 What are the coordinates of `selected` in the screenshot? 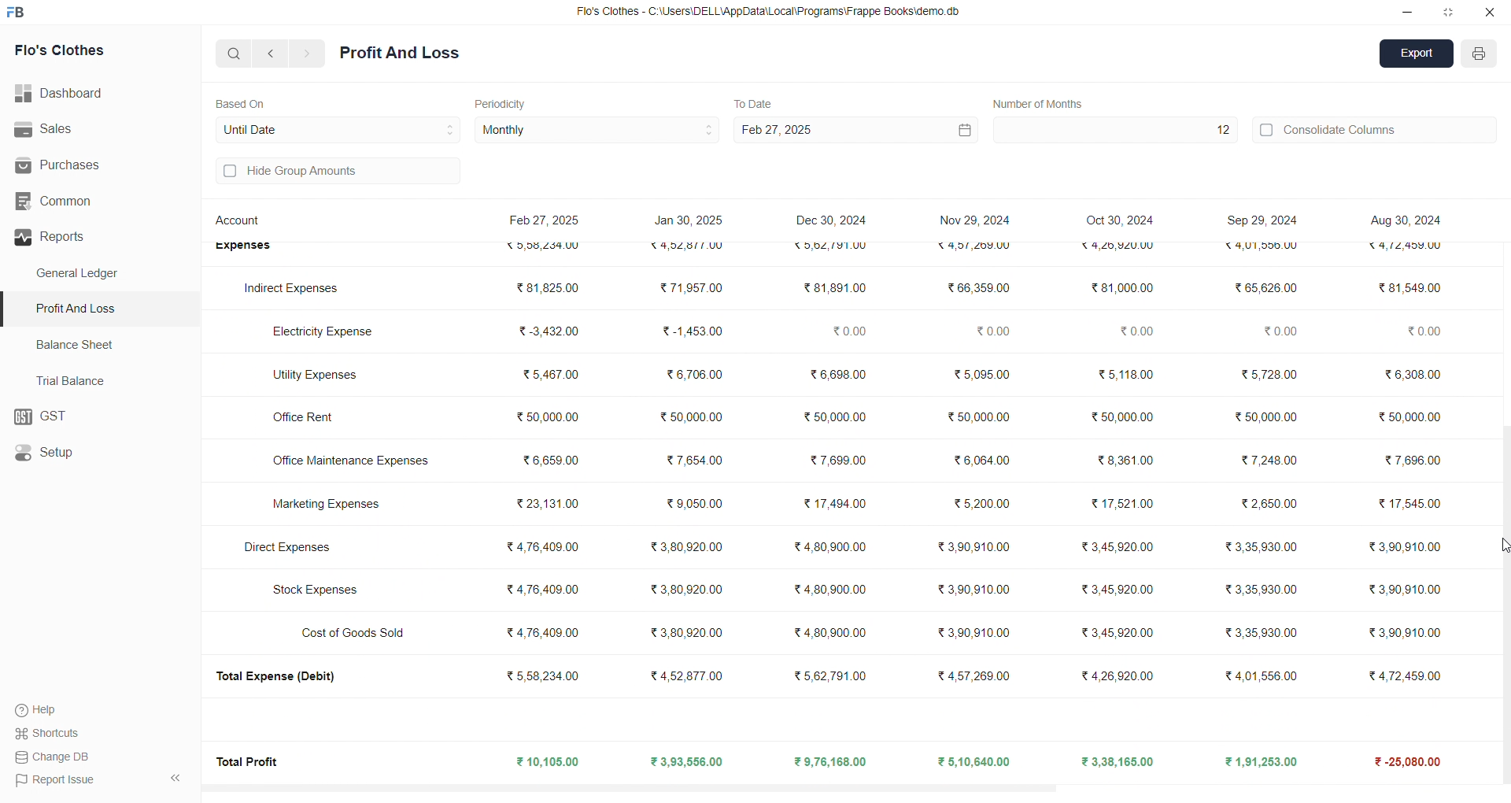 It's located at (9, 309).